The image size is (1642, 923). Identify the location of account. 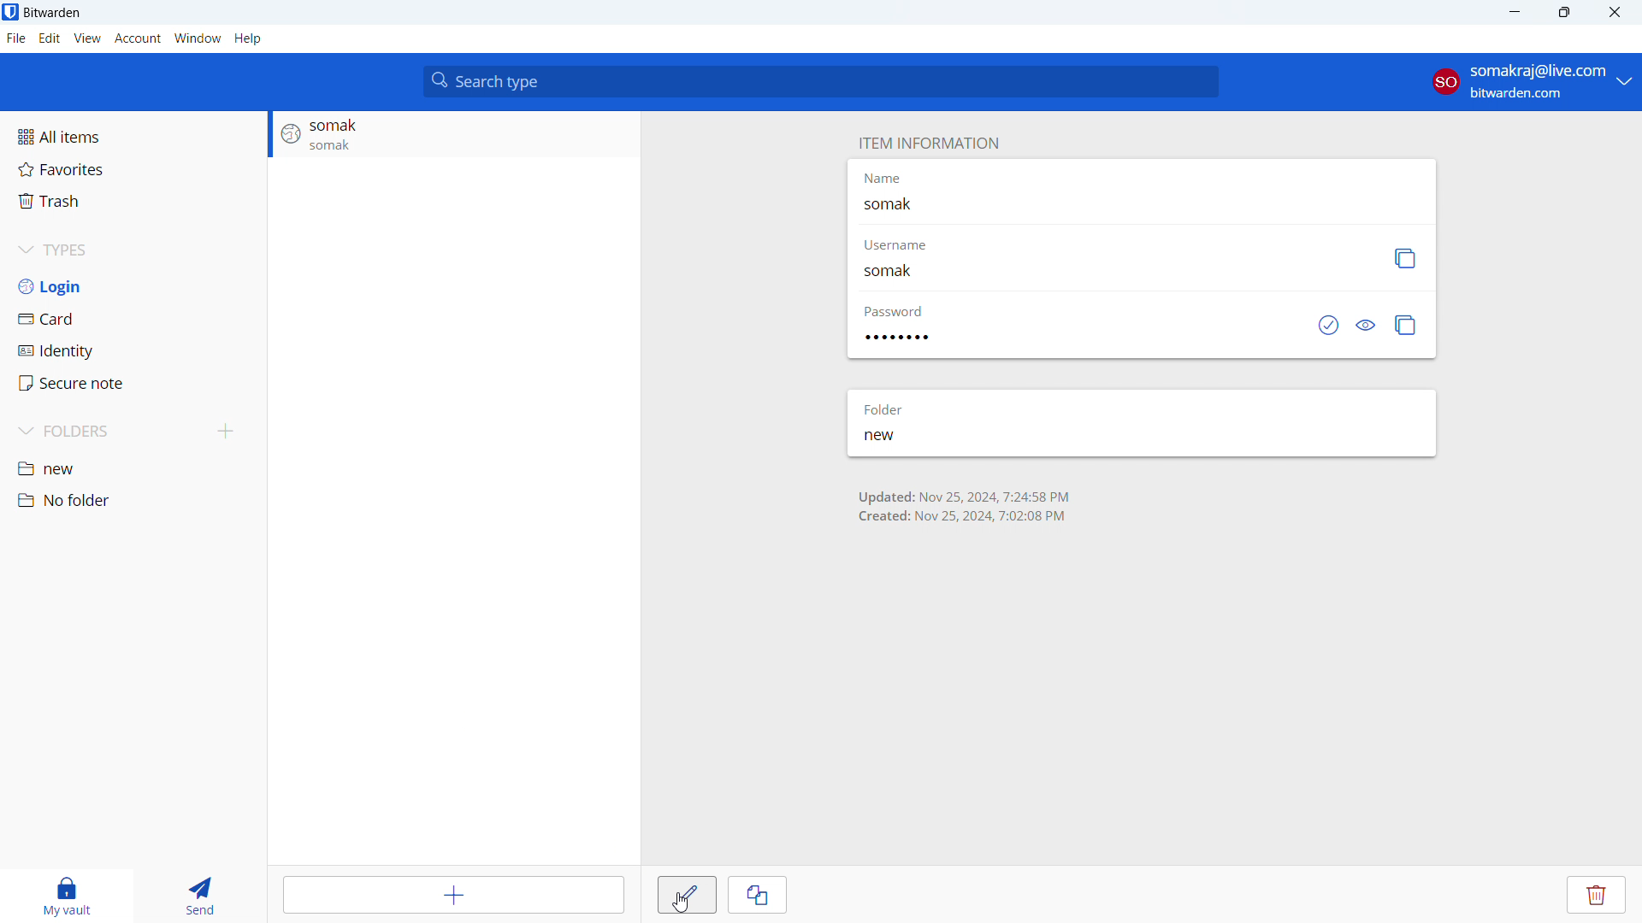
(1529, 82).